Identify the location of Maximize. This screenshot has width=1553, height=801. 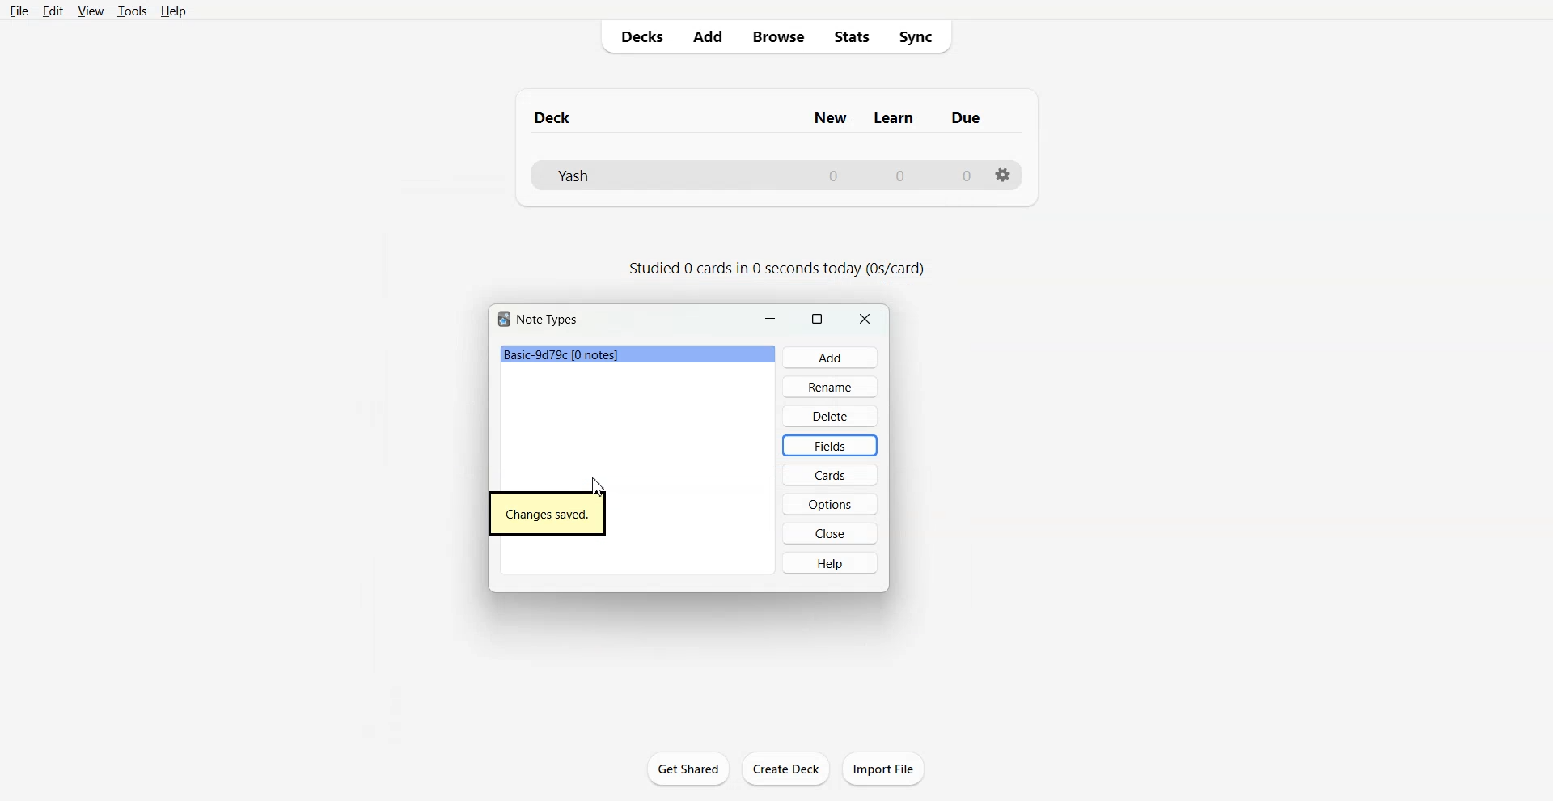
(818, 319).